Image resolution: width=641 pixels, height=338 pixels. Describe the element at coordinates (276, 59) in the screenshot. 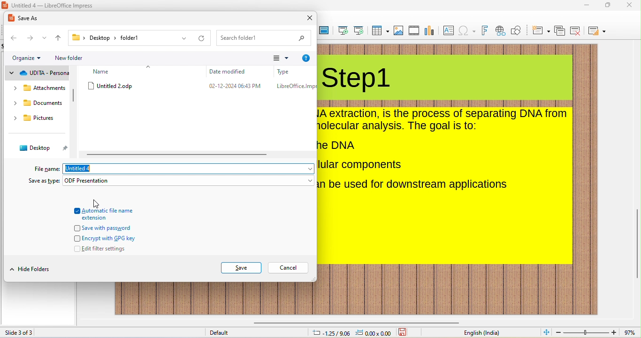

I see `change view` at that location.